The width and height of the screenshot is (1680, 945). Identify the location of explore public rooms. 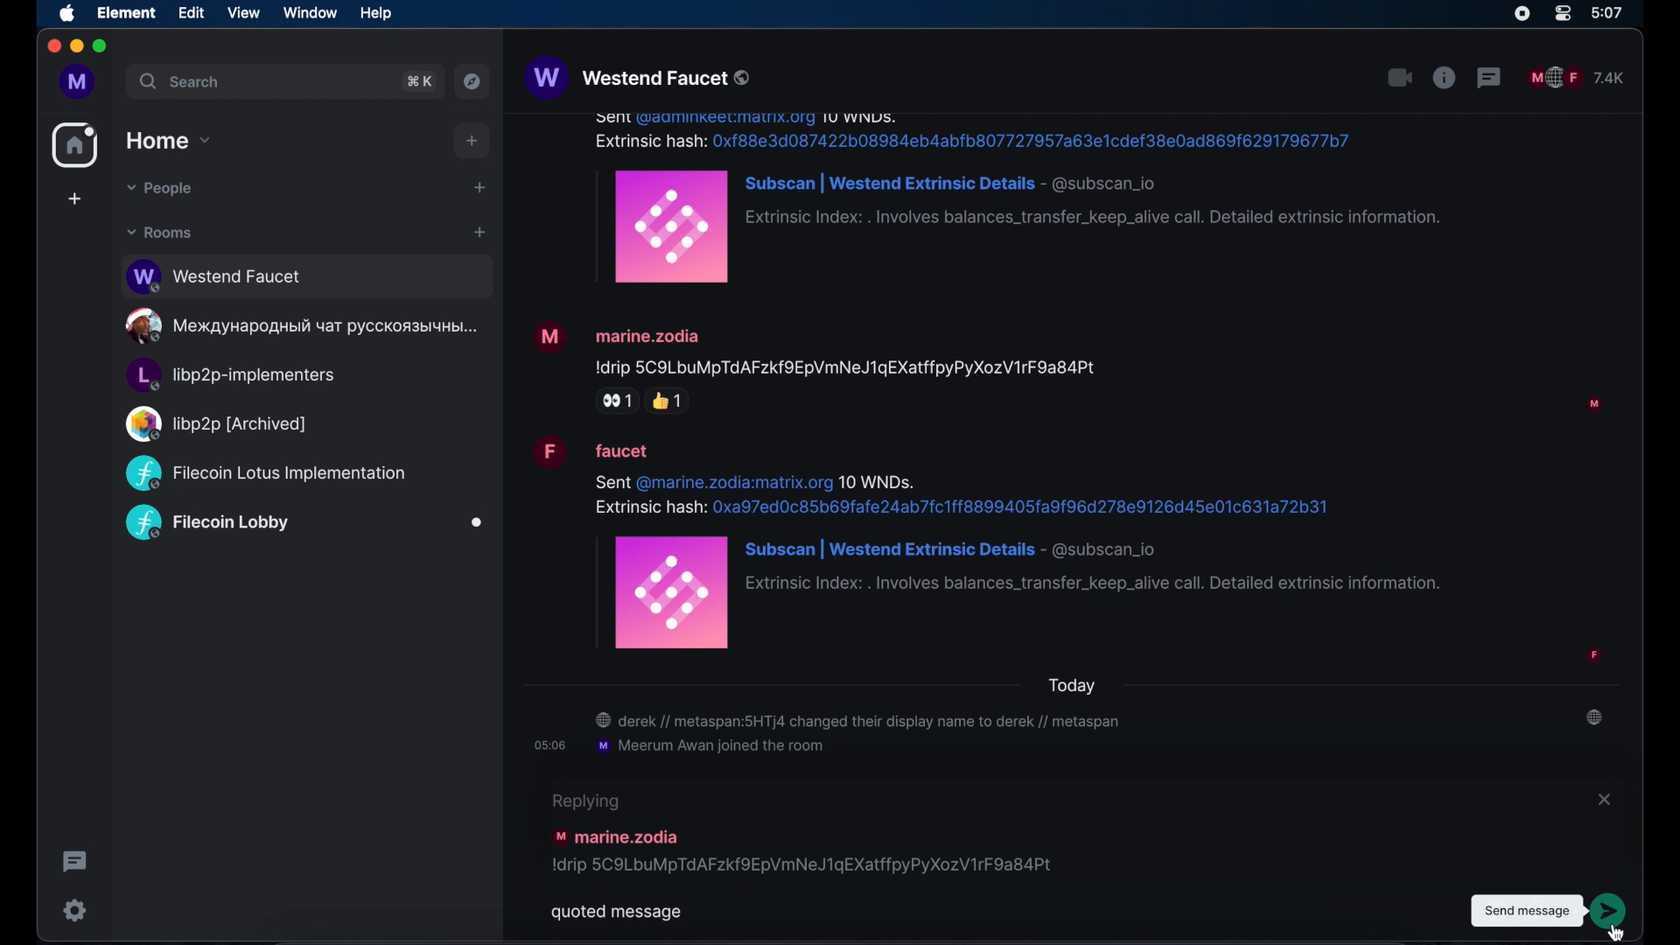
(472, 81).